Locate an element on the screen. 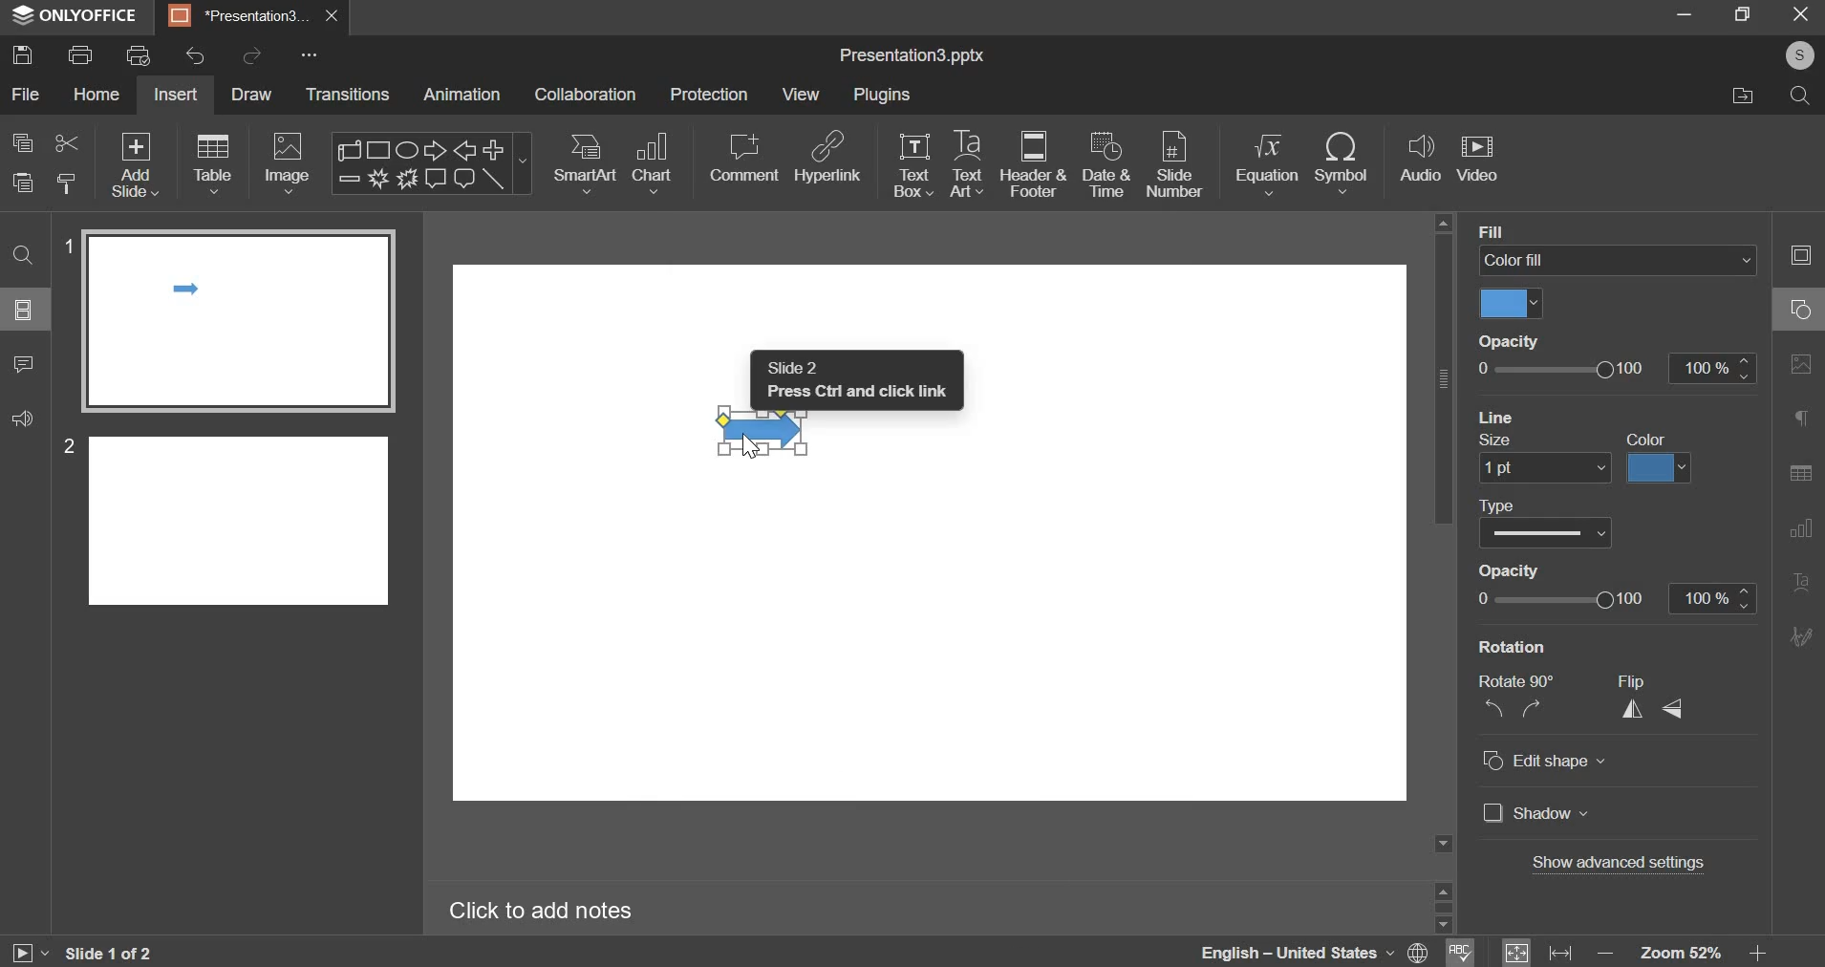 The image size is (1825, 967). fit to width is located at coordinates (1560, 954).